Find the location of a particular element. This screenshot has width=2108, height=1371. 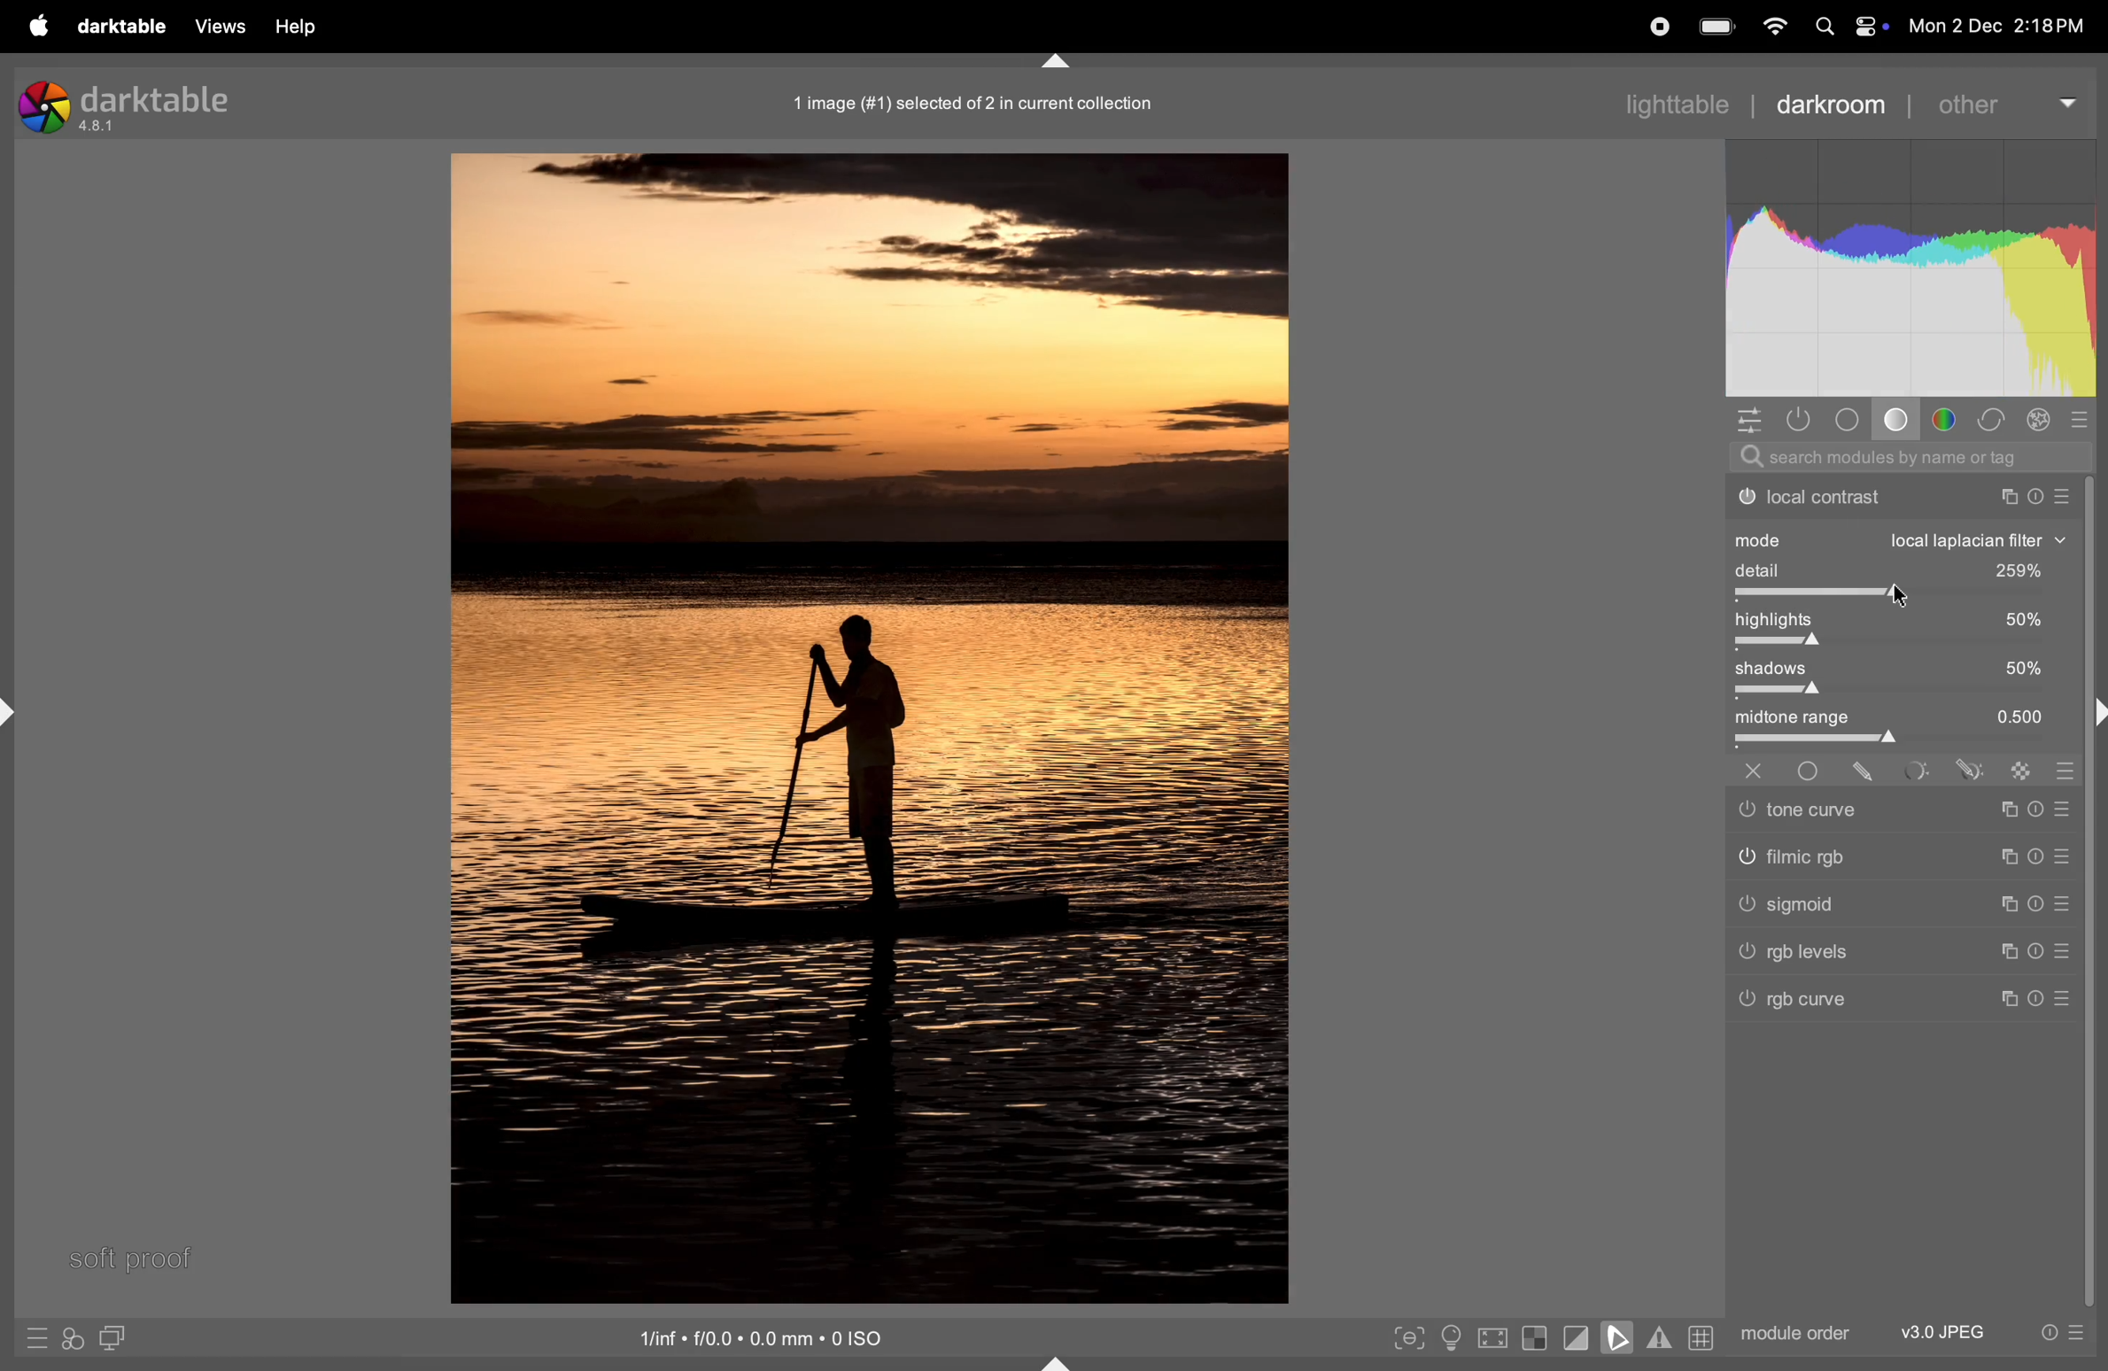

 is located at coordinates (2062, 1002).